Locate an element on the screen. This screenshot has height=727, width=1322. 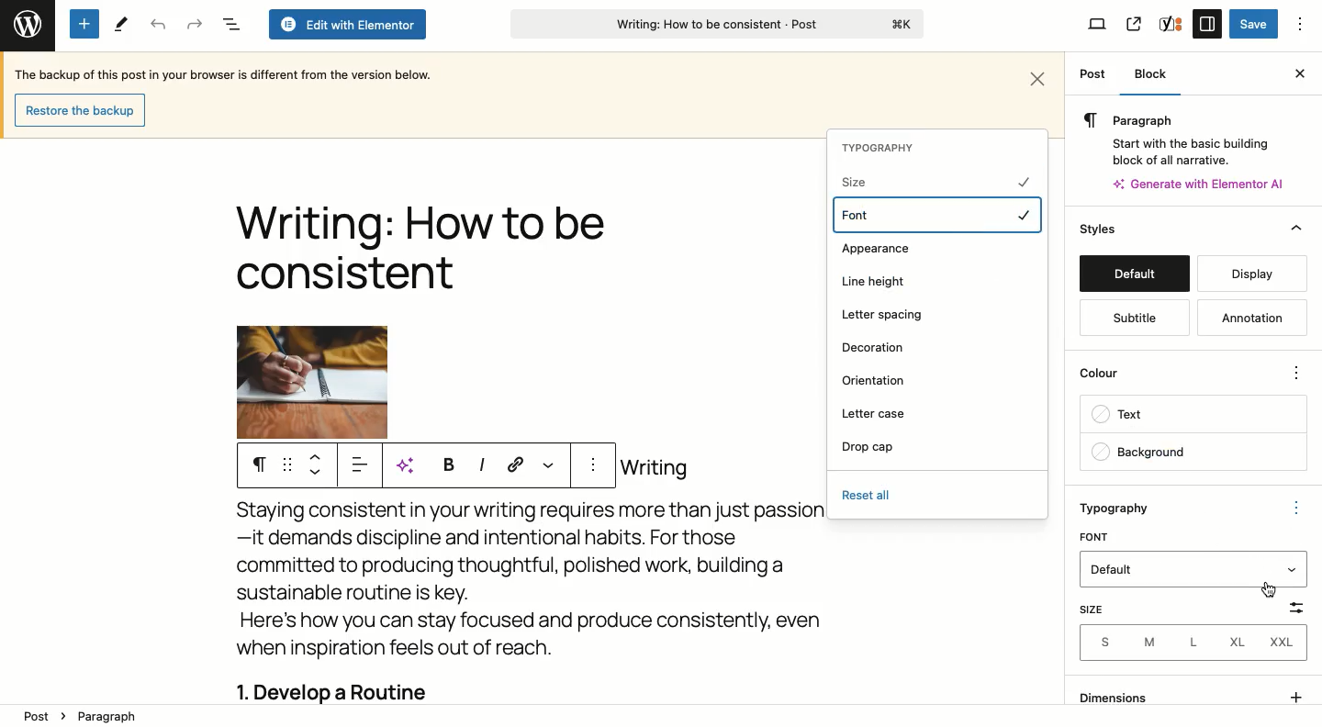
Options is located at coordinates (1301, 24).